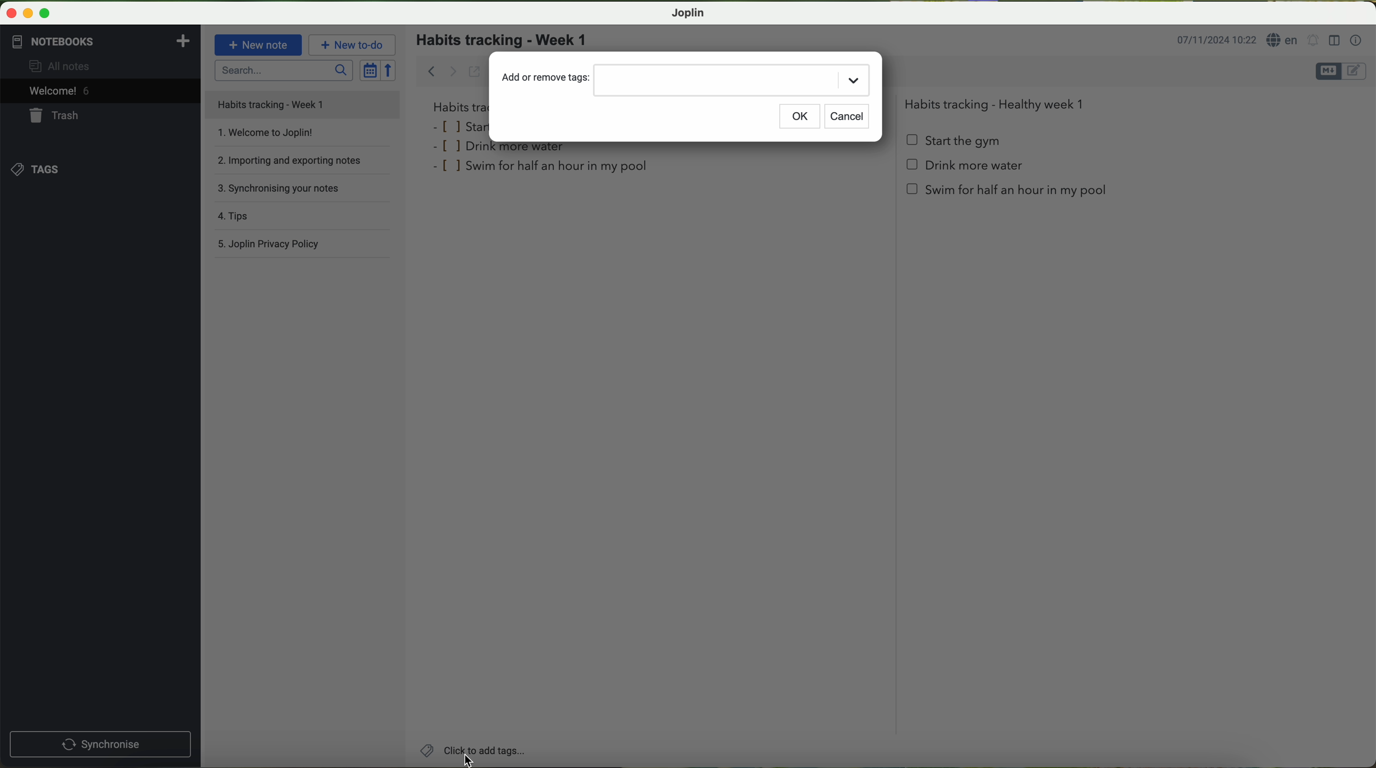  What do you see at coordinates (301, 137) in the screenshot?
I see `welcome to Joplin` at bounding box center [301, 137].